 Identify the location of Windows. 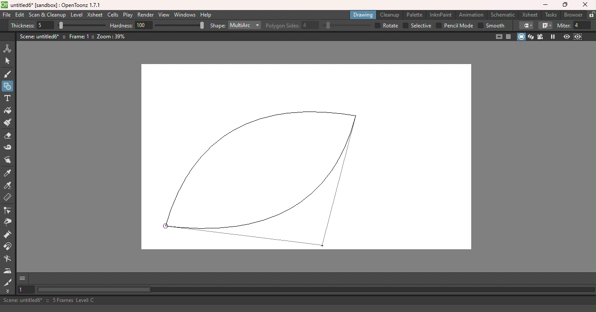
(185, 15).